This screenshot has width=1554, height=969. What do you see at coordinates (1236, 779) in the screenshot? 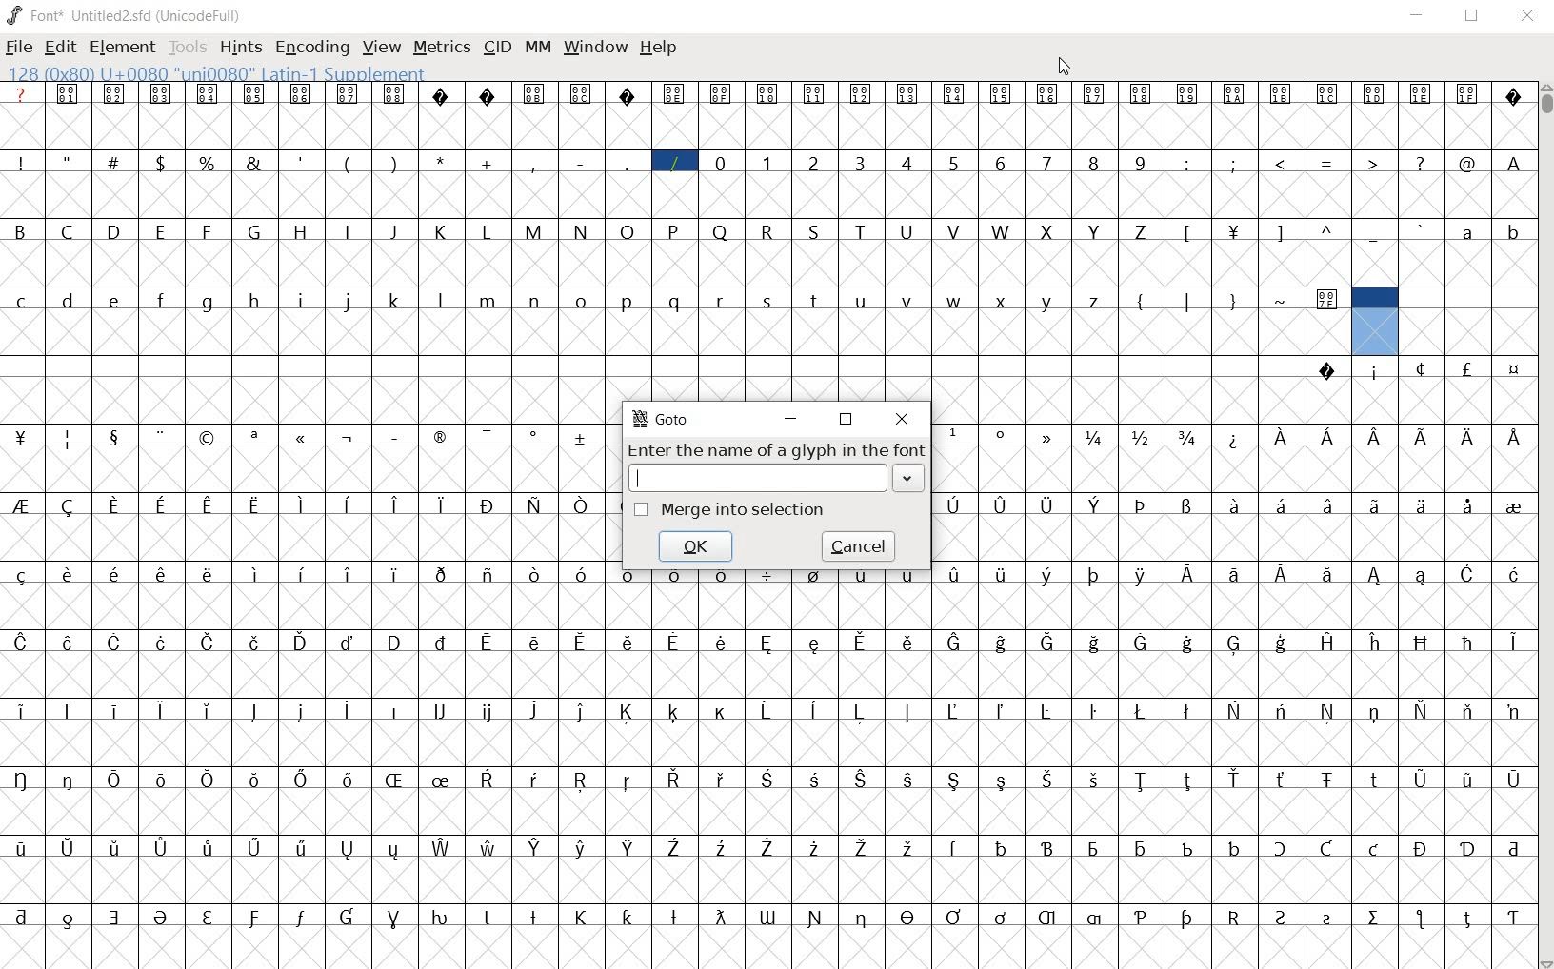
I see `Symbol` at bounding box center [1236, 779].